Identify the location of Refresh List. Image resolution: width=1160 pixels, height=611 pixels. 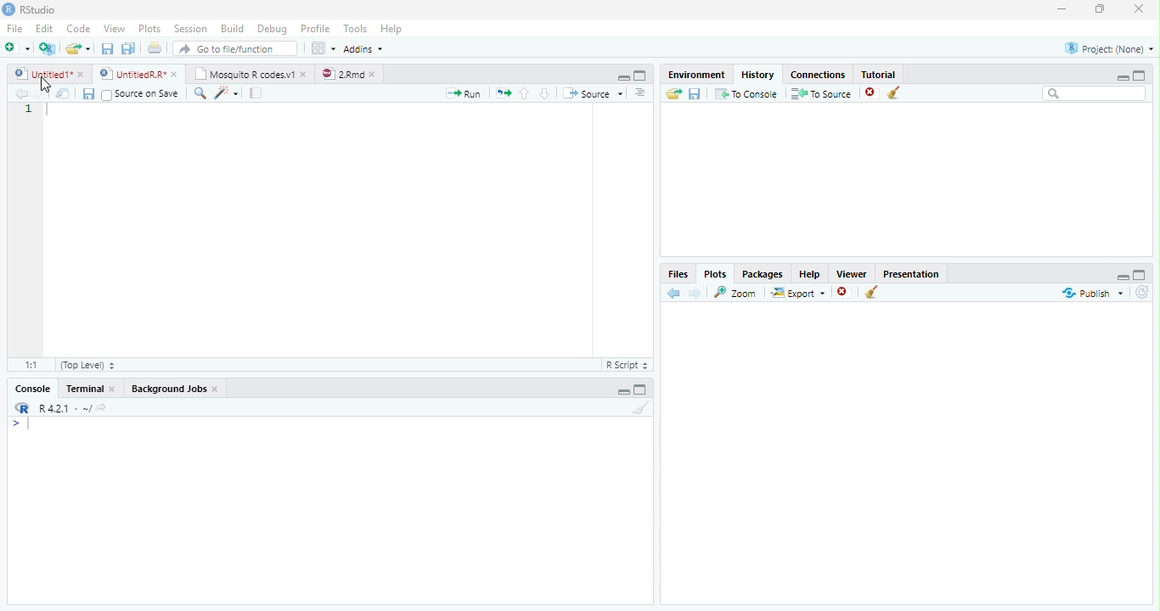
(1141, 293).